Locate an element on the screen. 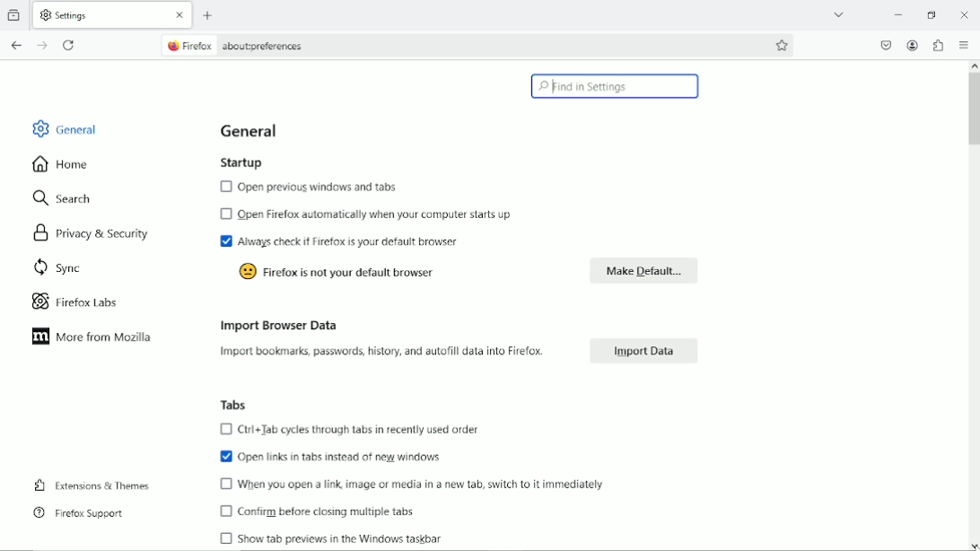 Image resolution: width=980 pixels, height=551 pixels. New tab is located at coordinates (209, 16).